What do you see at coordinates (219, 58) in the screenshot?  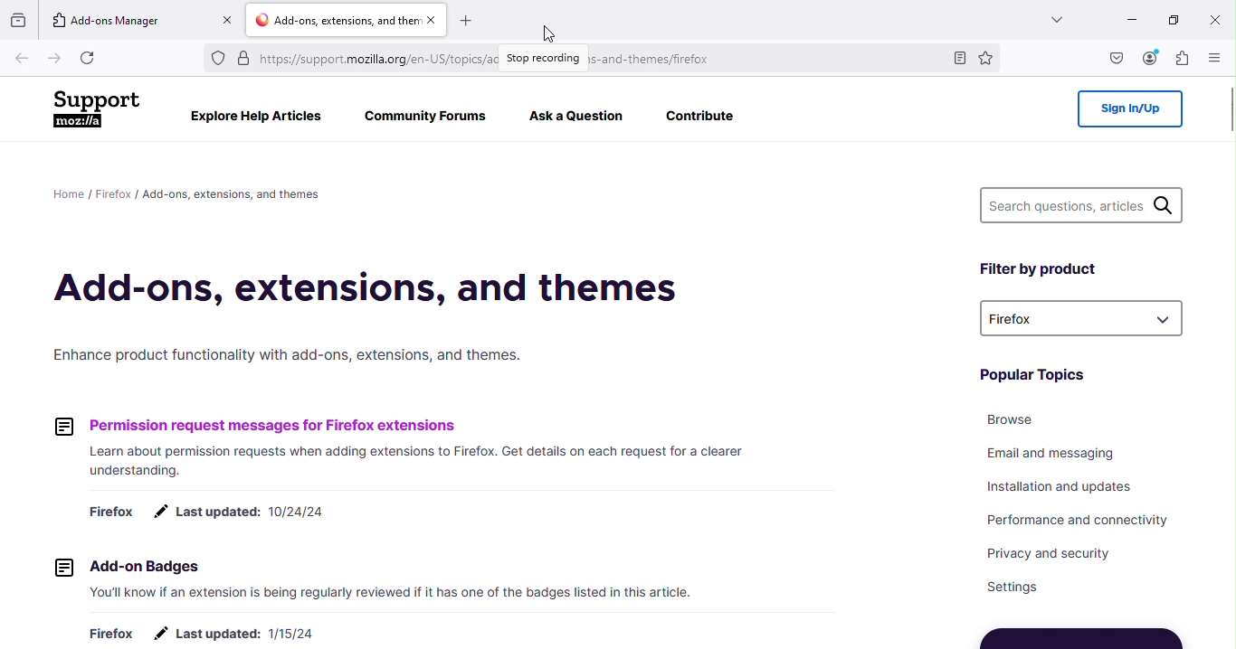 I see `Ads tracker` at bounding box center [219, 58].